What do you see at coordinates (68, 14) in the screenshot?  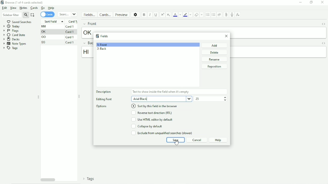 I see `Search` at bounding box center [68, 14].